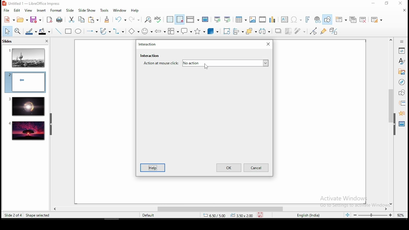 The image size is (409, 230). What do you see at coordinates (205, 61) in the screenshot?
I see `Interaction` at bounding box center [205, 61].